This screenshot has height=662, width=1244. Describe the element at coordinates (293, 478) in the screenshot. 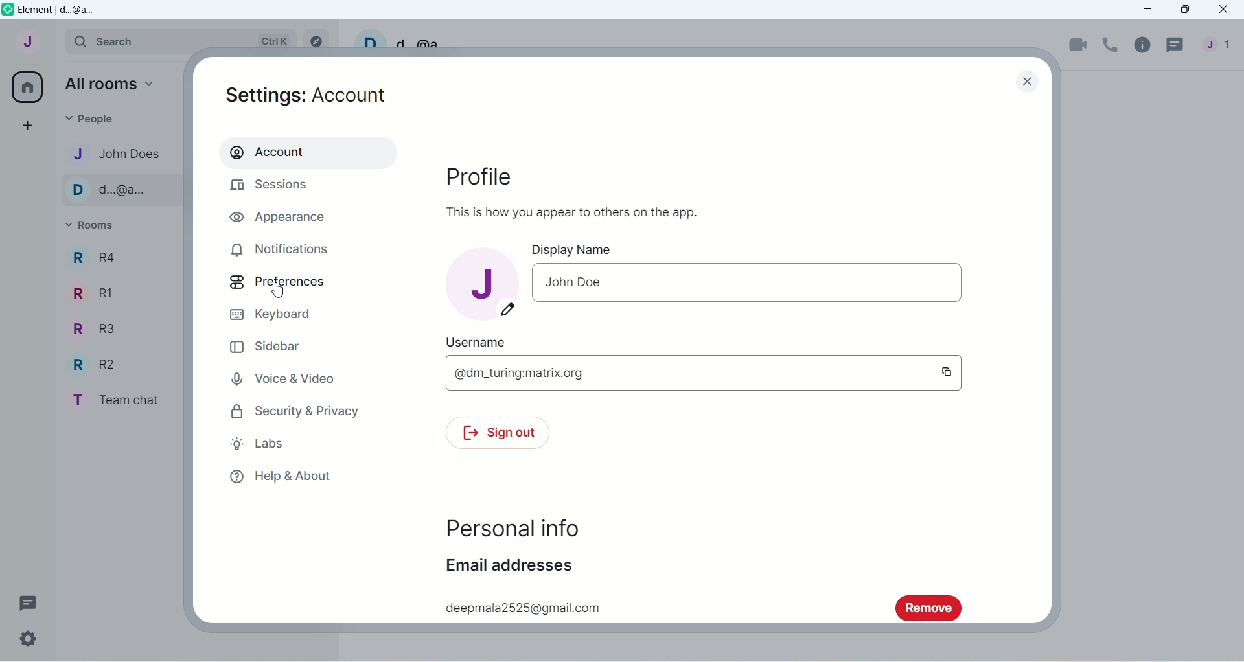

I see `Help and about` at that location.